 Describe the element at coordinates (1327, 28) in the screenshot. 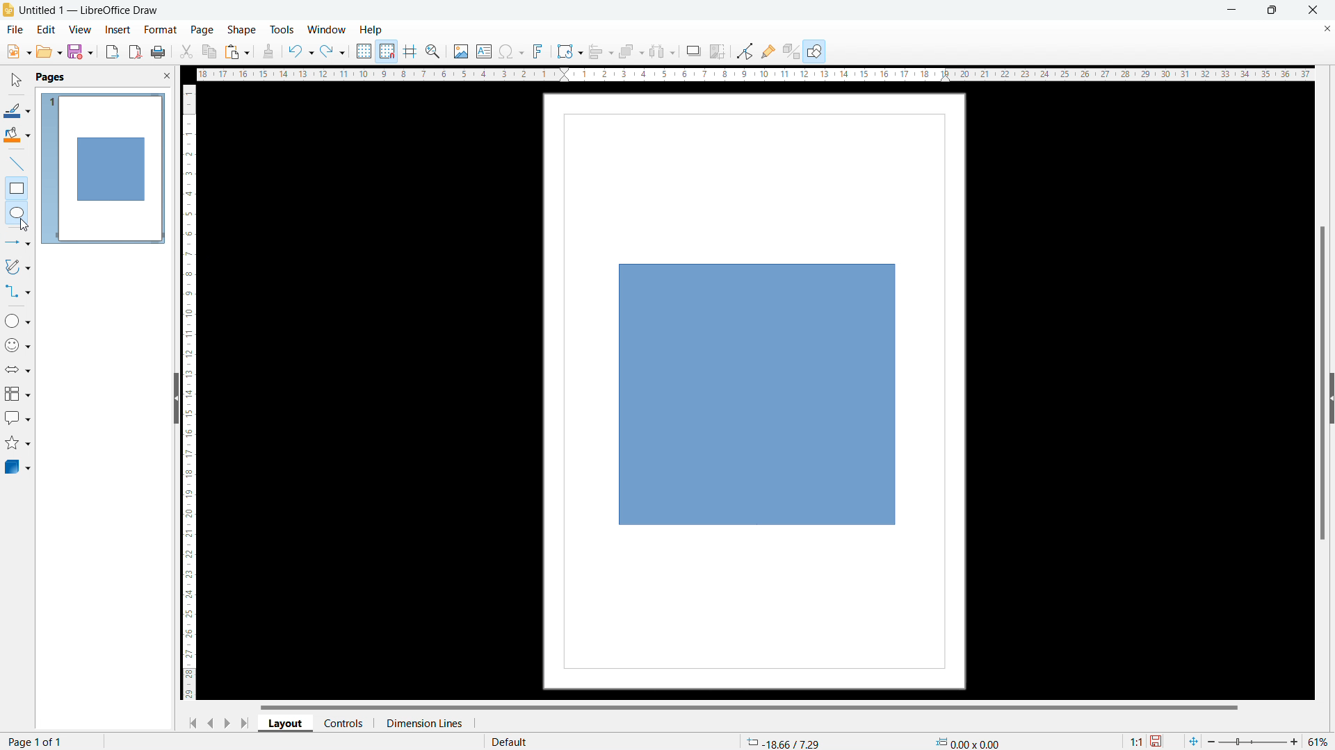

I see `close document` at that location.